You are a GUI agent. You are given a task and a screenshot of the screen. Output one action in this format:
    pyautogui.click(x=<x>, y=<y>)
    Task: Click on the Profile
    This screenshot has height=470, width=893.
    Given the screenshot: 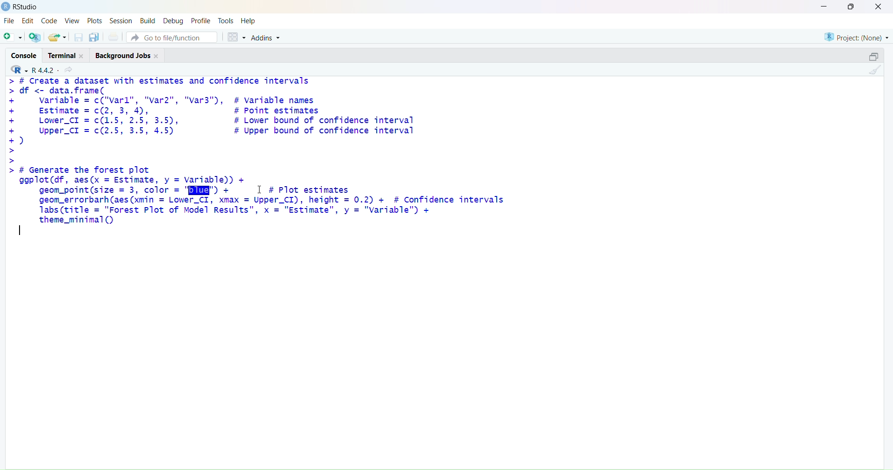 What is the action you would take?
    pyautogui.click(x=201, y=20)
    